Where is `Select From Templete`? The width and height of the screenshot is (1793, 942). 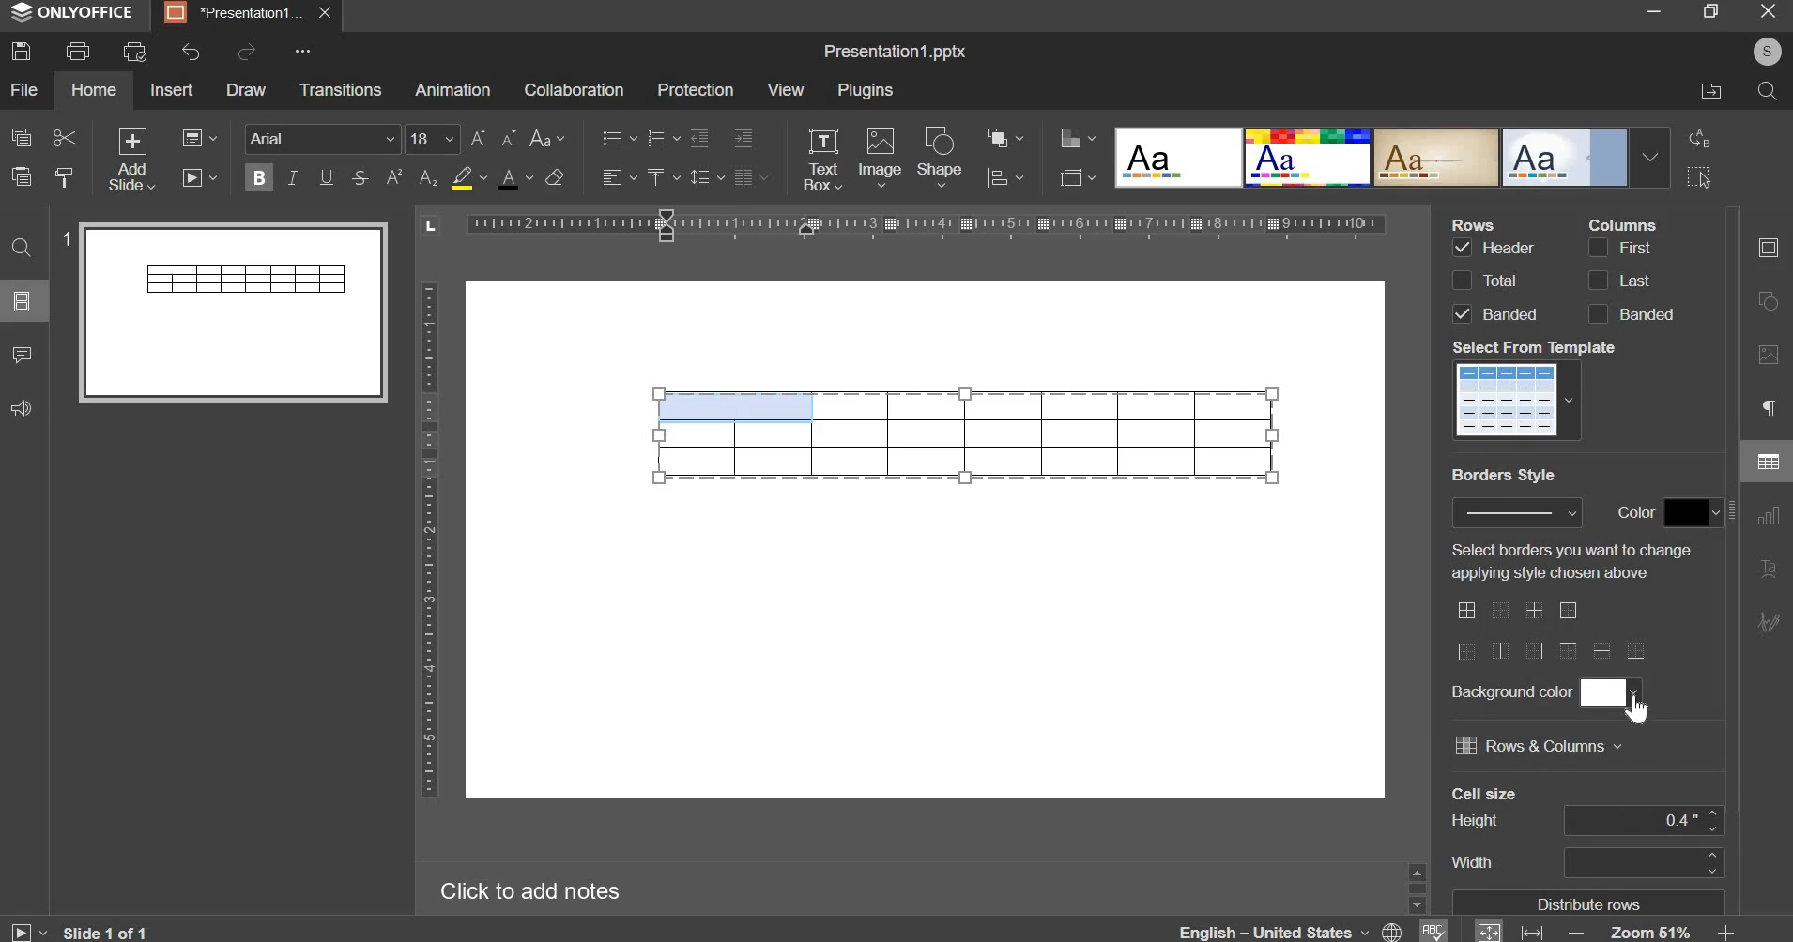 Select From Templete is located at coordinates (1537, 347).